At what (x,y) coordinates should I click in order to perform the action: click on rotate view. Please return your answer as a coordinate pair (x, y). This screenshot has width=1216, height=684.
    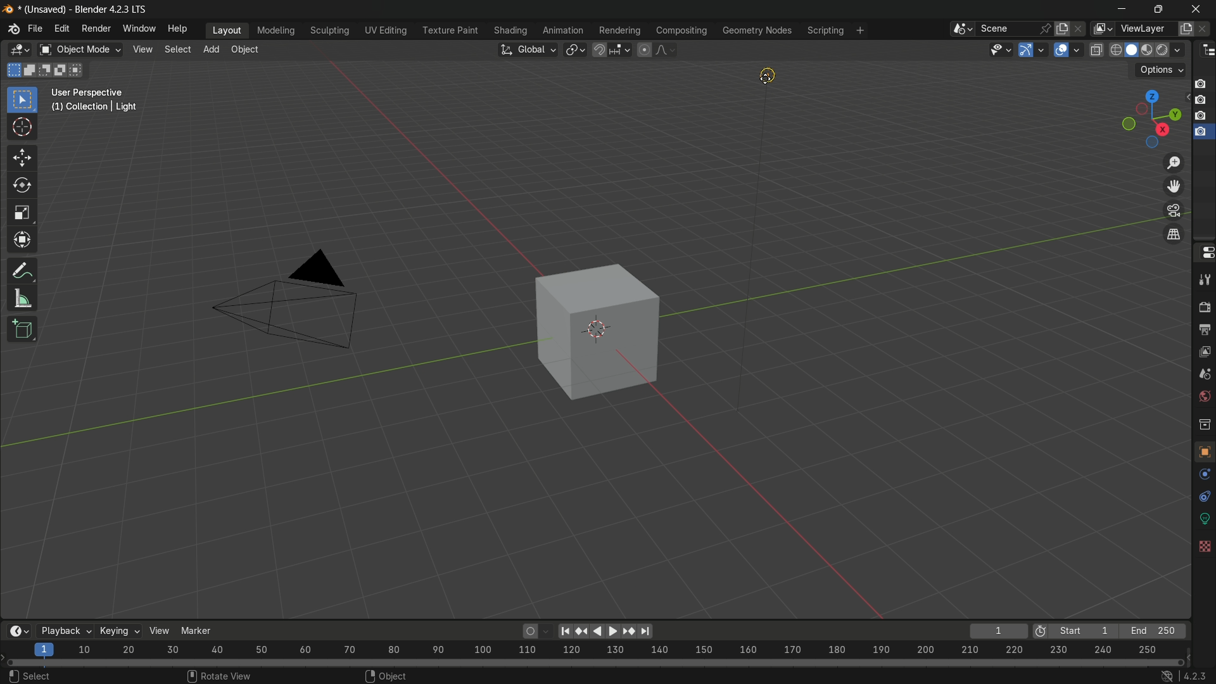
    Looking at the image, I should click on (222, 674).